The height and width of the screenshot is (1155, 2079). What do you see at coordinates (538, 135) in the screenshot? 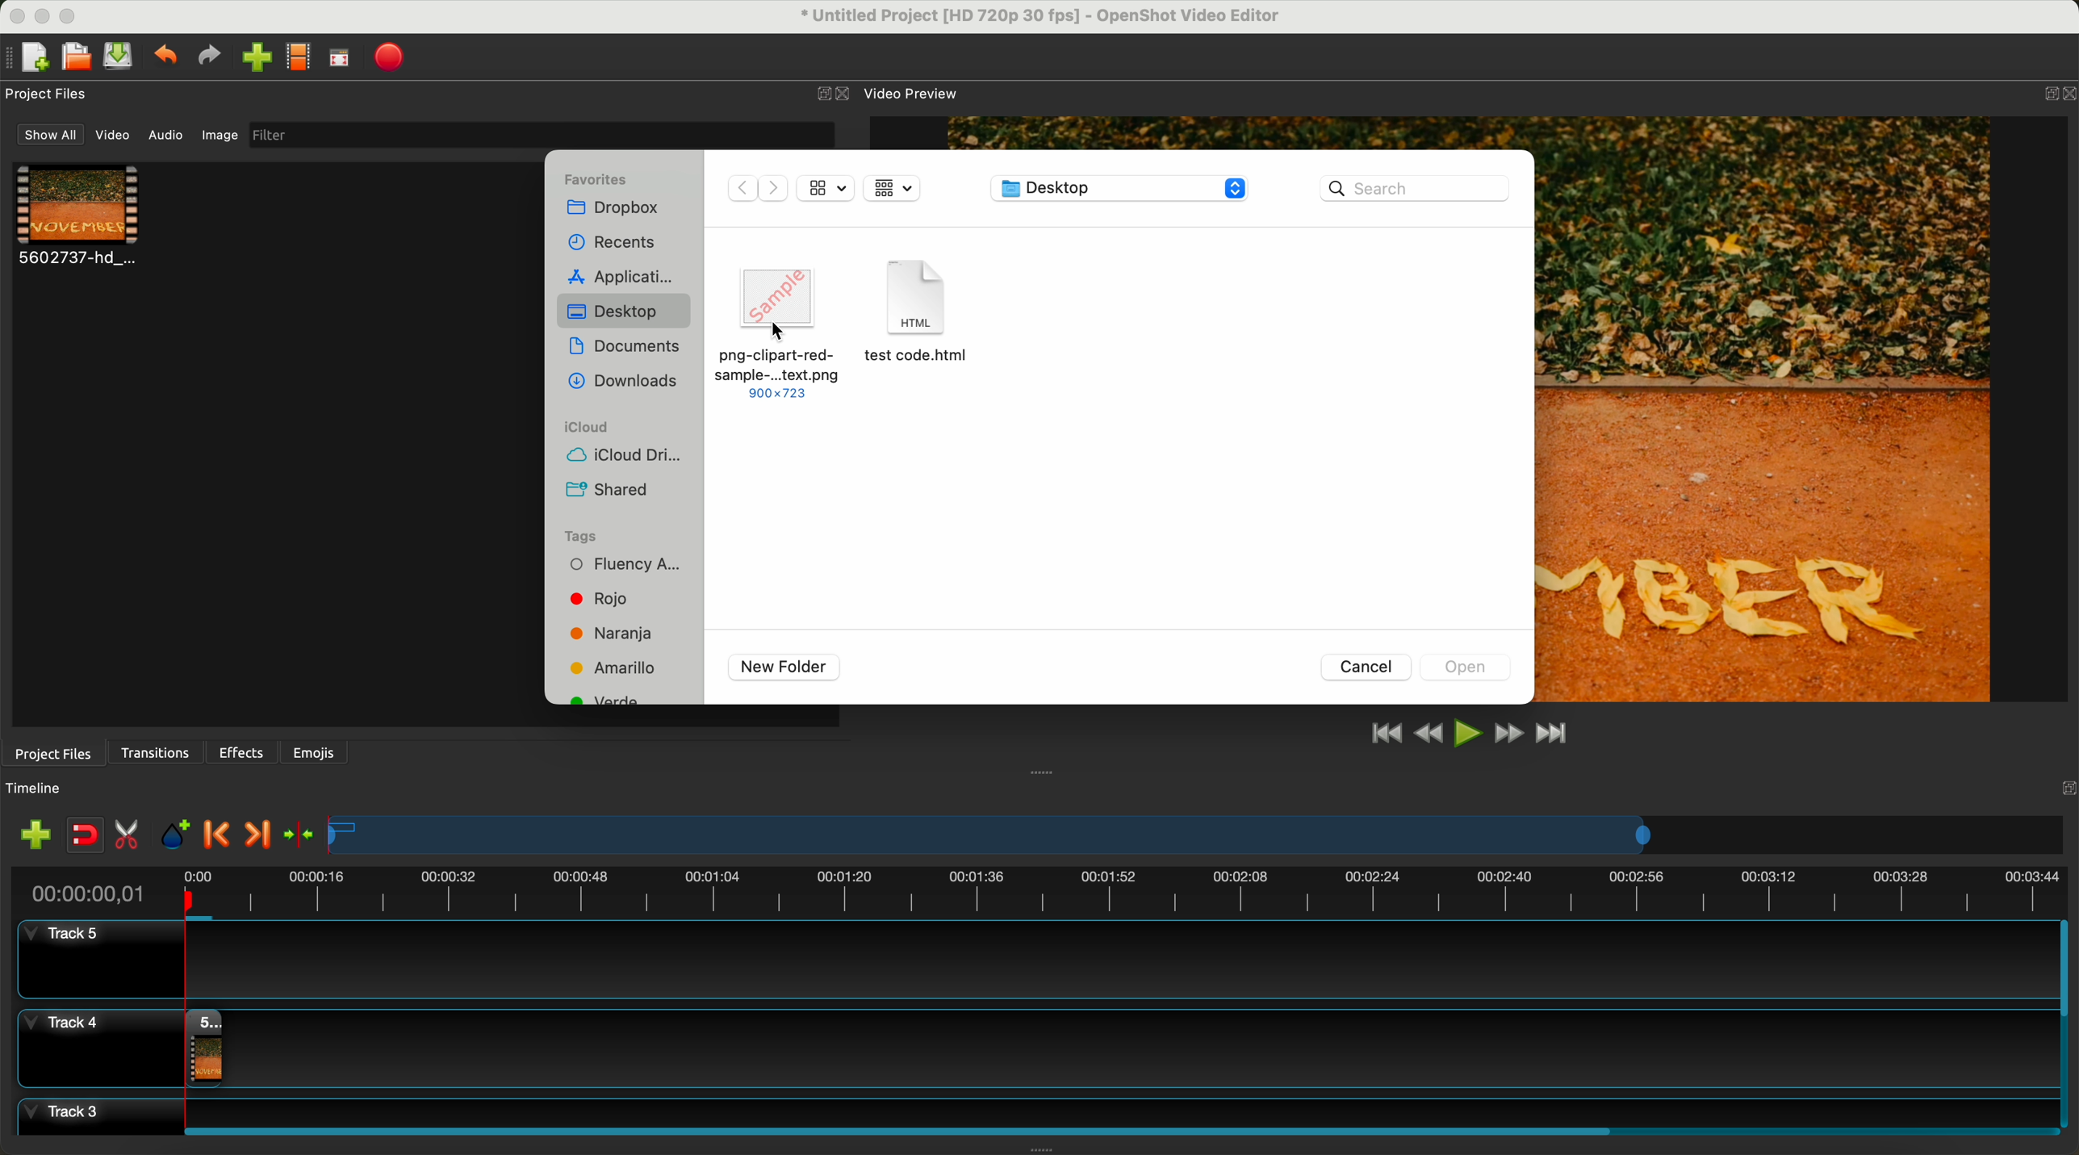
I see `filter` at bounding box center [538, 135].